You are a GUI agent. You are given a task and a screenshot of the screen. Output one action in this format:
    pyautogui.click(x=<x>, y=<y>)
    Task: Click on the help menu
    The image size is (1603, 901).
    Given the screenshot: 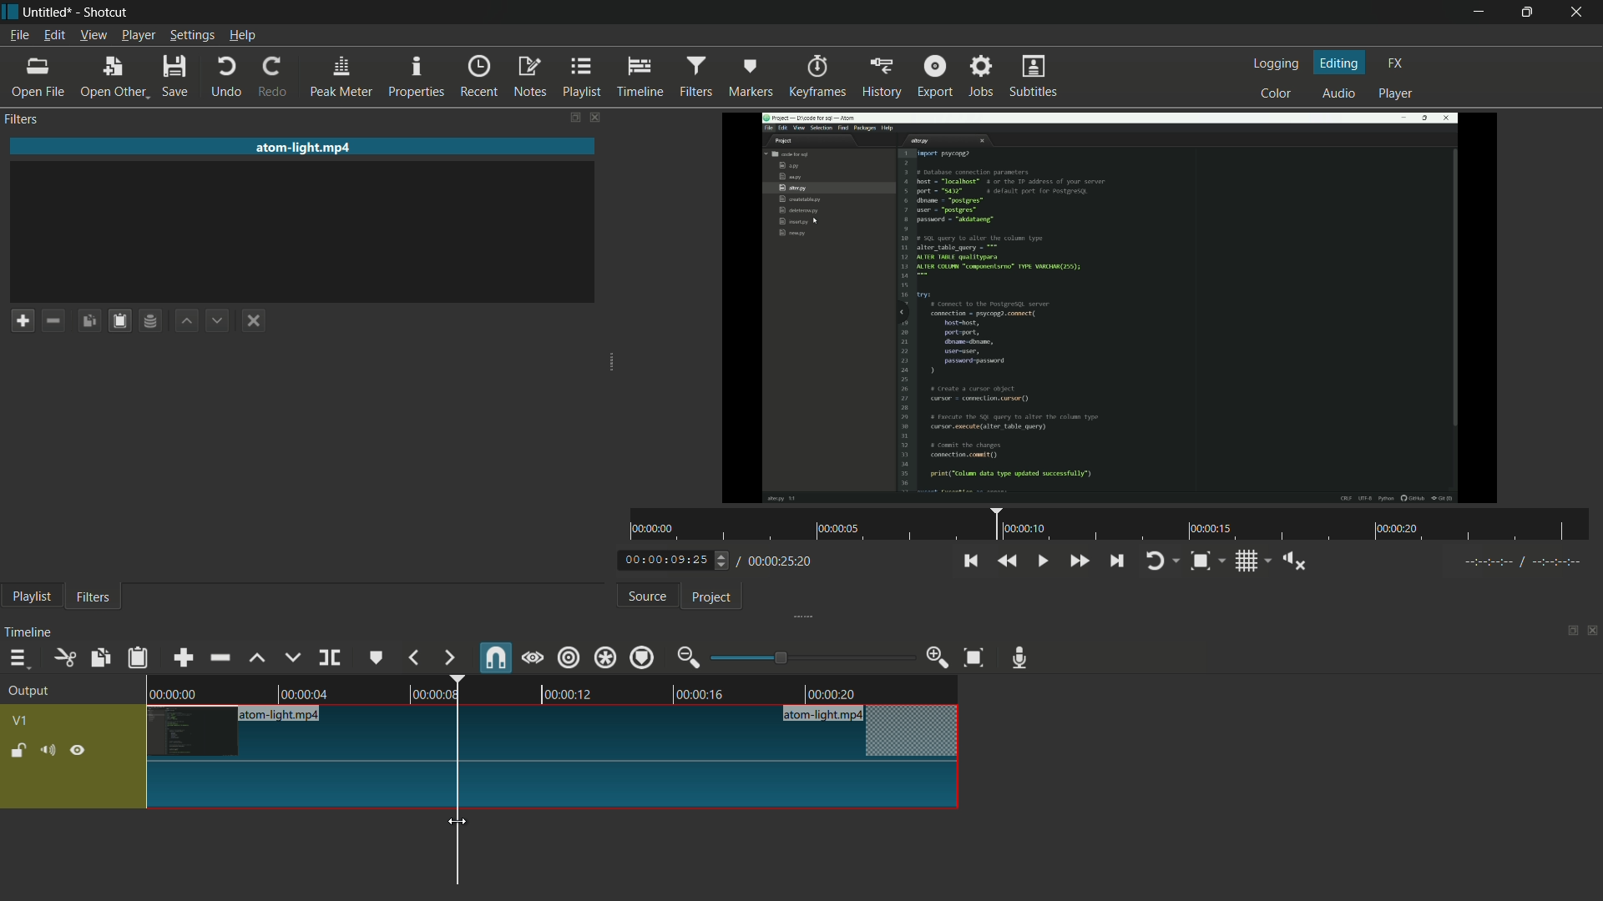 What is the action you would take?
    pyautogui.click(x=242, y=37)
    